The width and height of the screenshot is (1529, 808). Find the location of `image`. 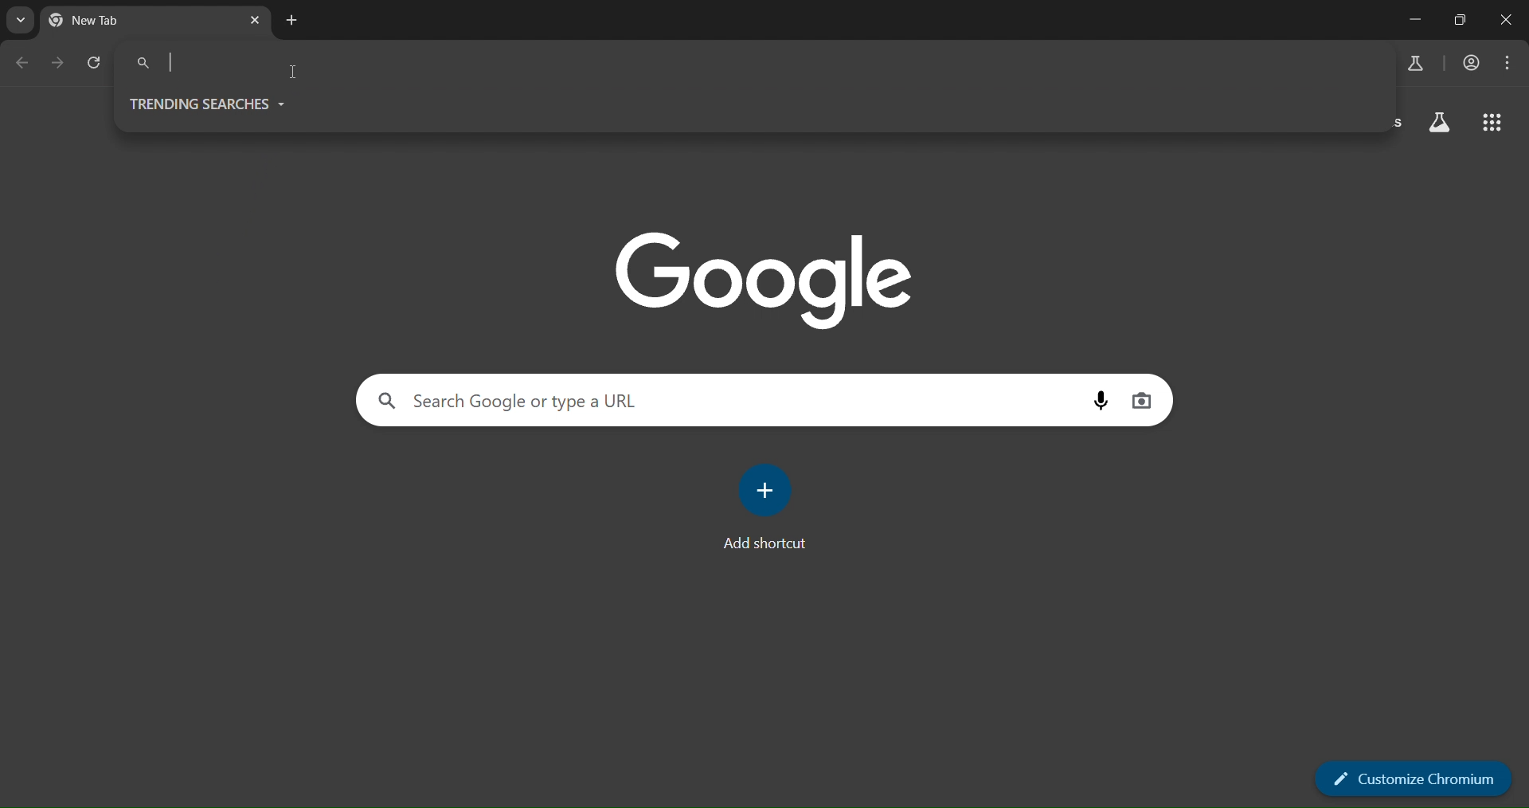

image is located at coordinates (776, 282).